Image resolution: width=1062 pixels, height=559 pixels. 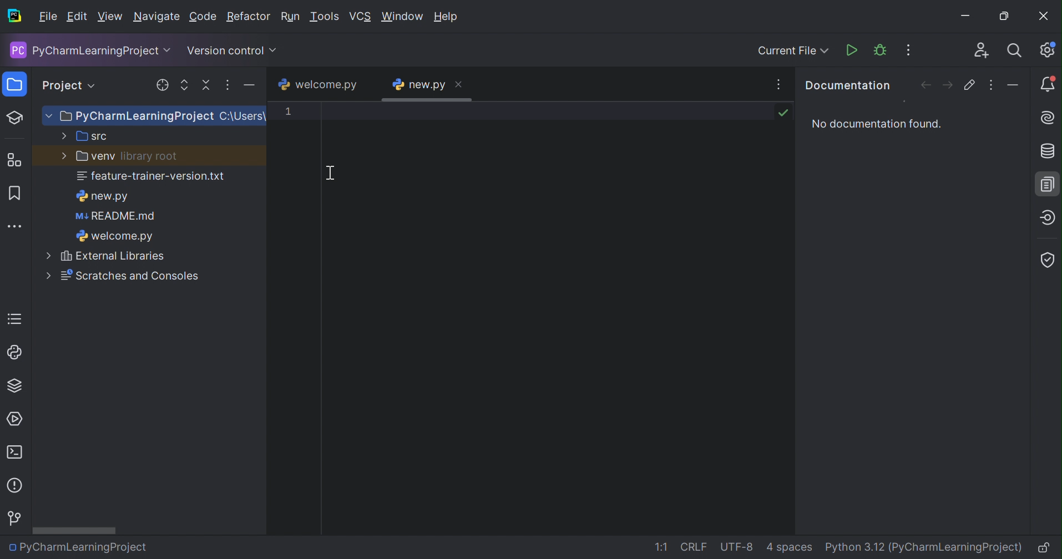 What do you see at coordinates (362, 17) in the screenshot?
I see `VCS` at bounding box center [362, 17].